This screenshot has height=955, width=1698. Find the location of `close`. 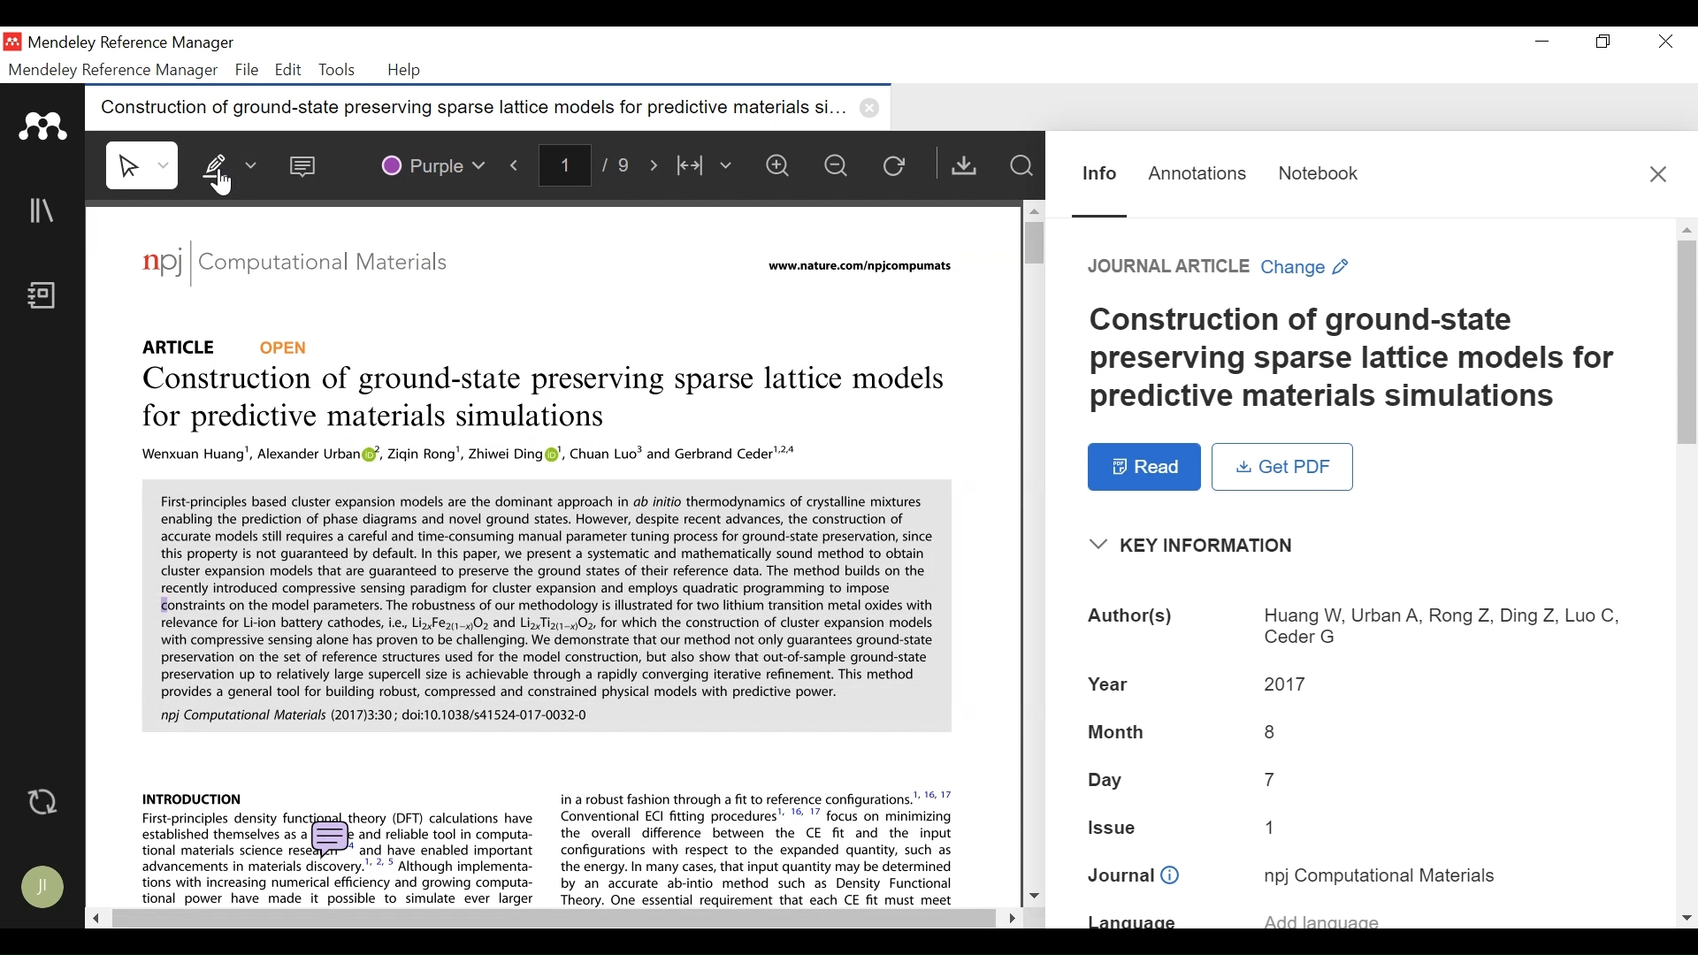

close is located at coordinates (873, 108).